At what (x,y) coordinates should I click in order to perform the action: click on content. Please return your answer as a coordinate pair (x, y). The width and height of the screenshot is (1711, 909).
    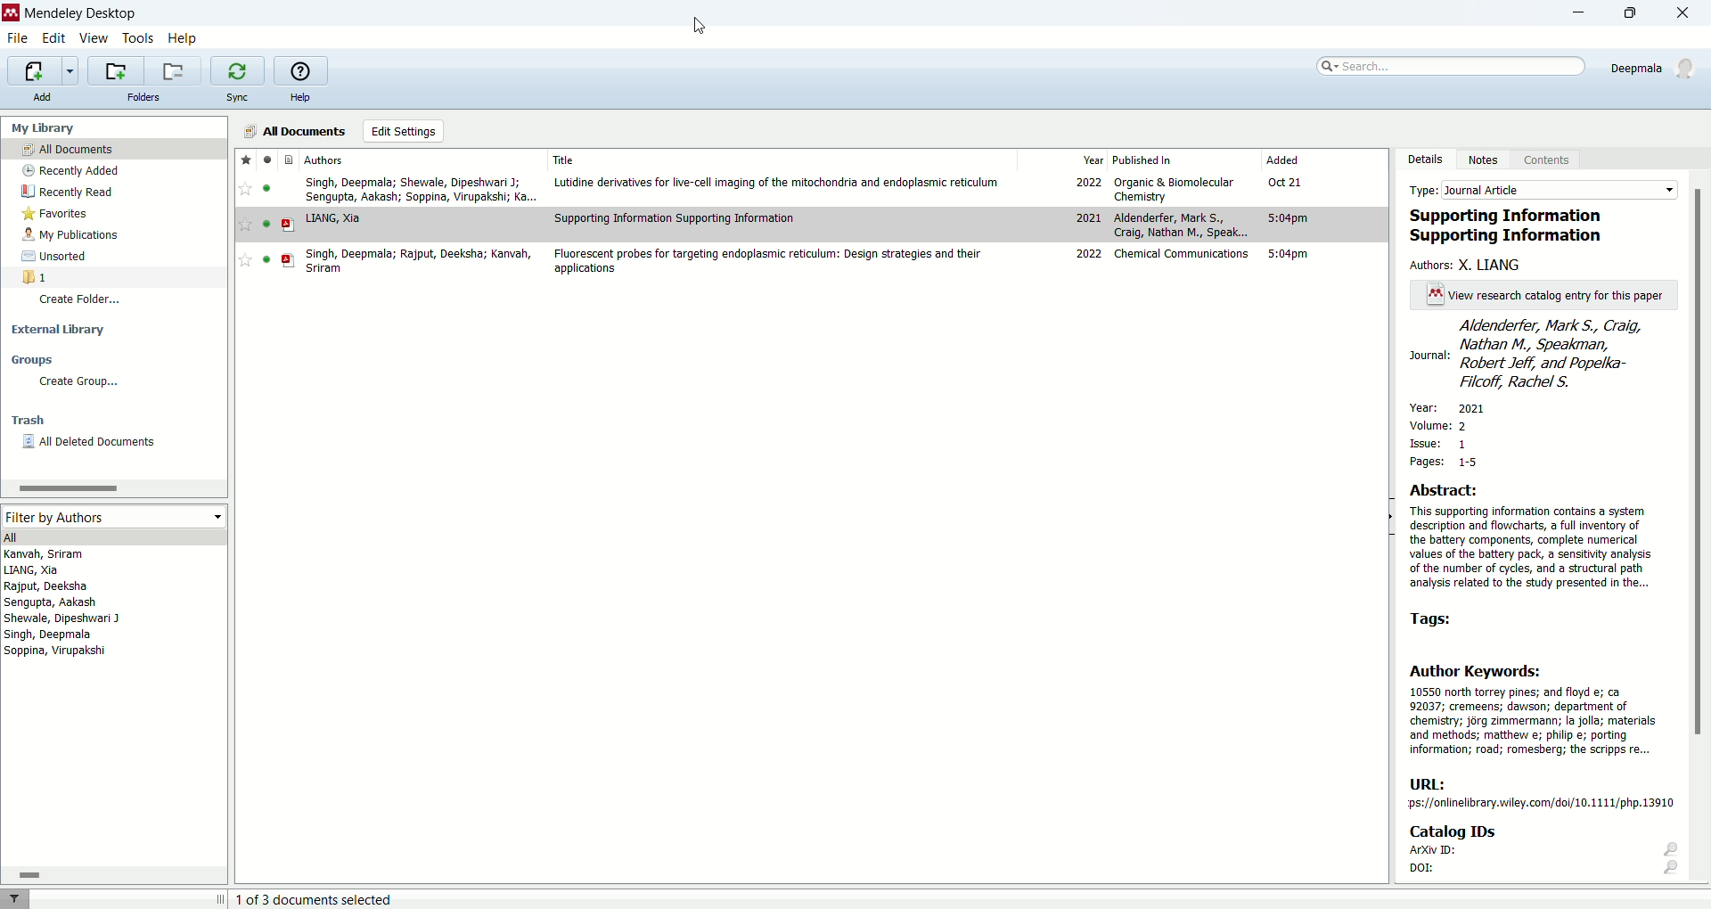
    Looking at the image, I should click on (1552, 162).